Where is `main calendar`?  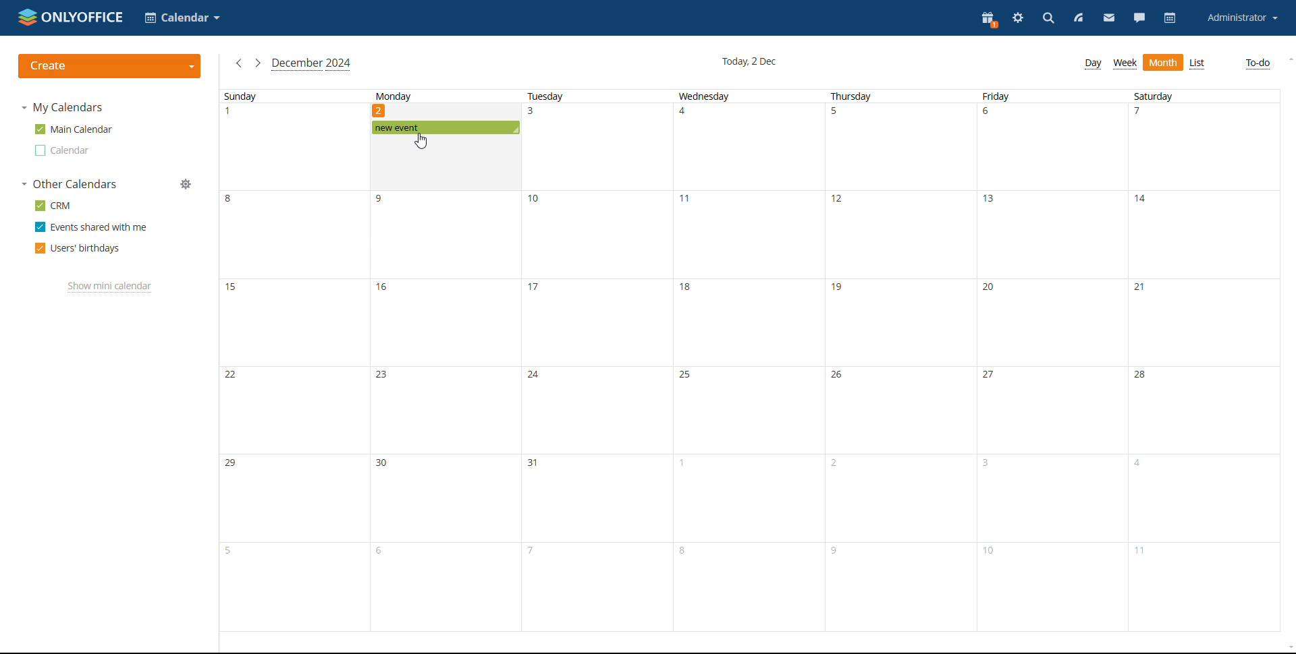 main calendar is located at coordinates (74, 129).